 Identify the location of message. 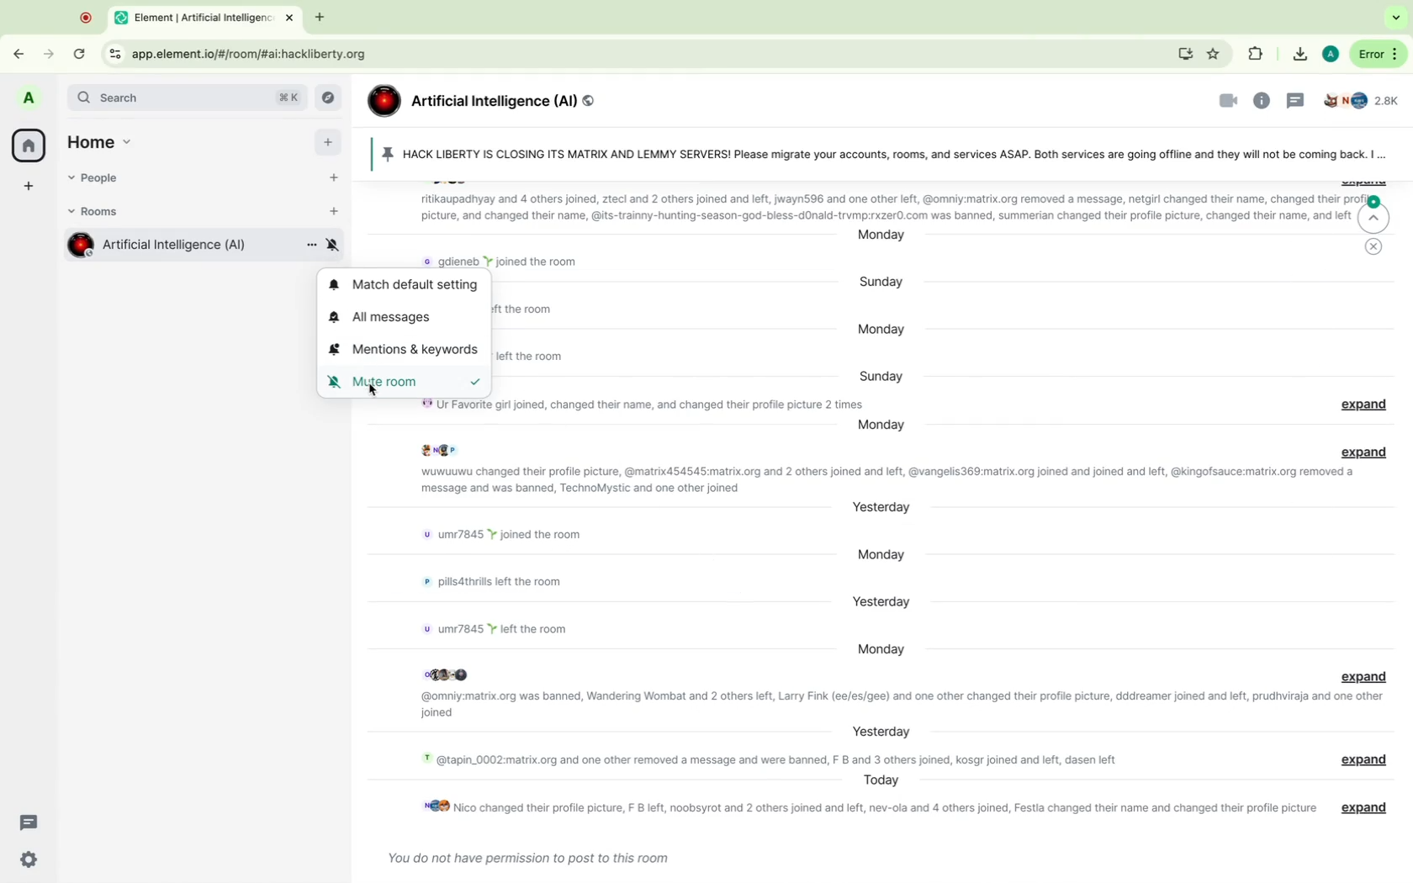
(1362, 808).